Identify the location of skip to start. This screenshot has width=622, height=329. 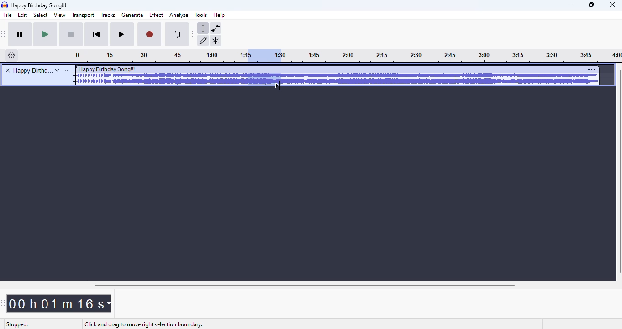
(98, 35).